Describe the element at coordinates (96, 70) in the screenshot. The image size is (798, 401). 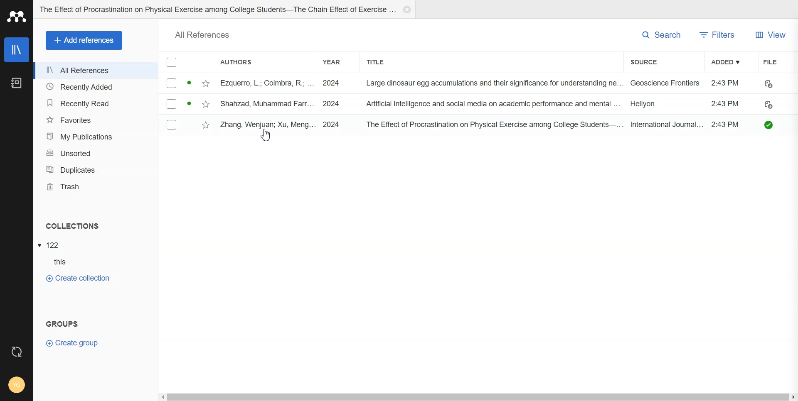
I see `All References` at that location.